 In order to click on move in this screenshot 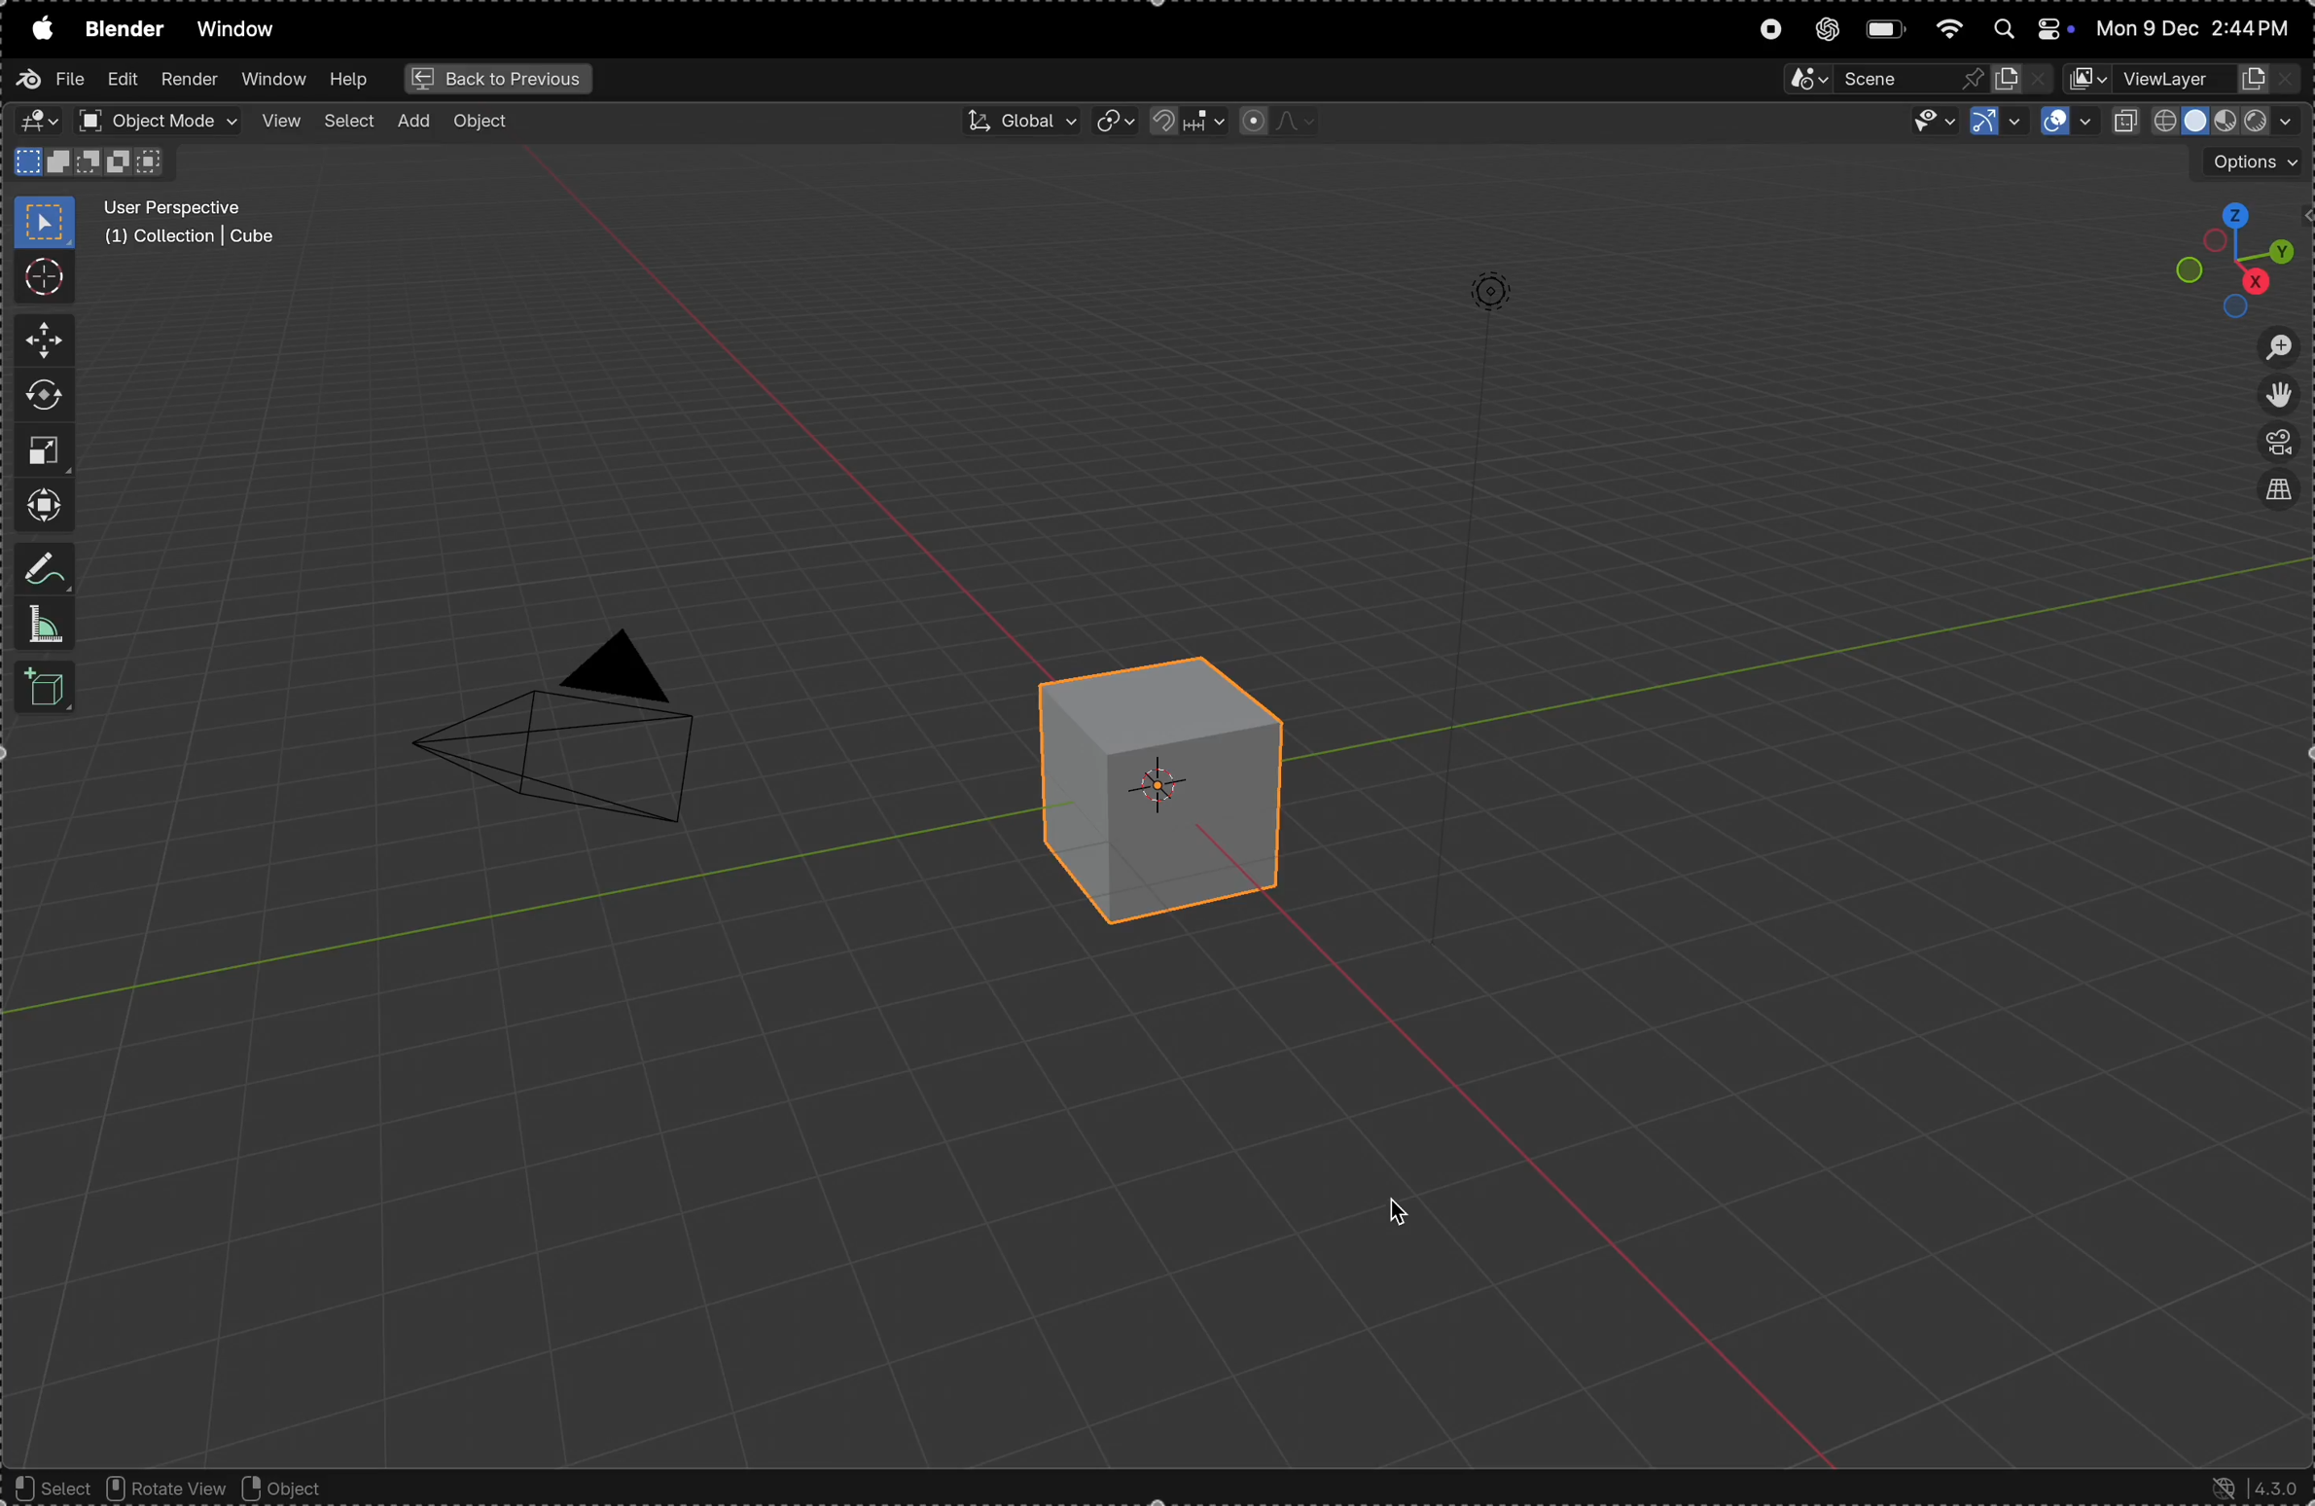, I will do `click(41, 340)`.